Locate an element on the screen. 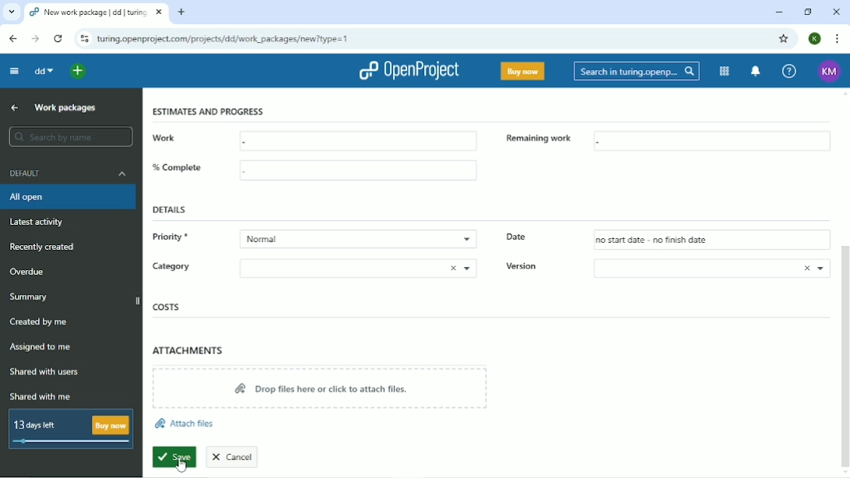 The image size is (850, 478). Back is located at coordinates (14, 109).